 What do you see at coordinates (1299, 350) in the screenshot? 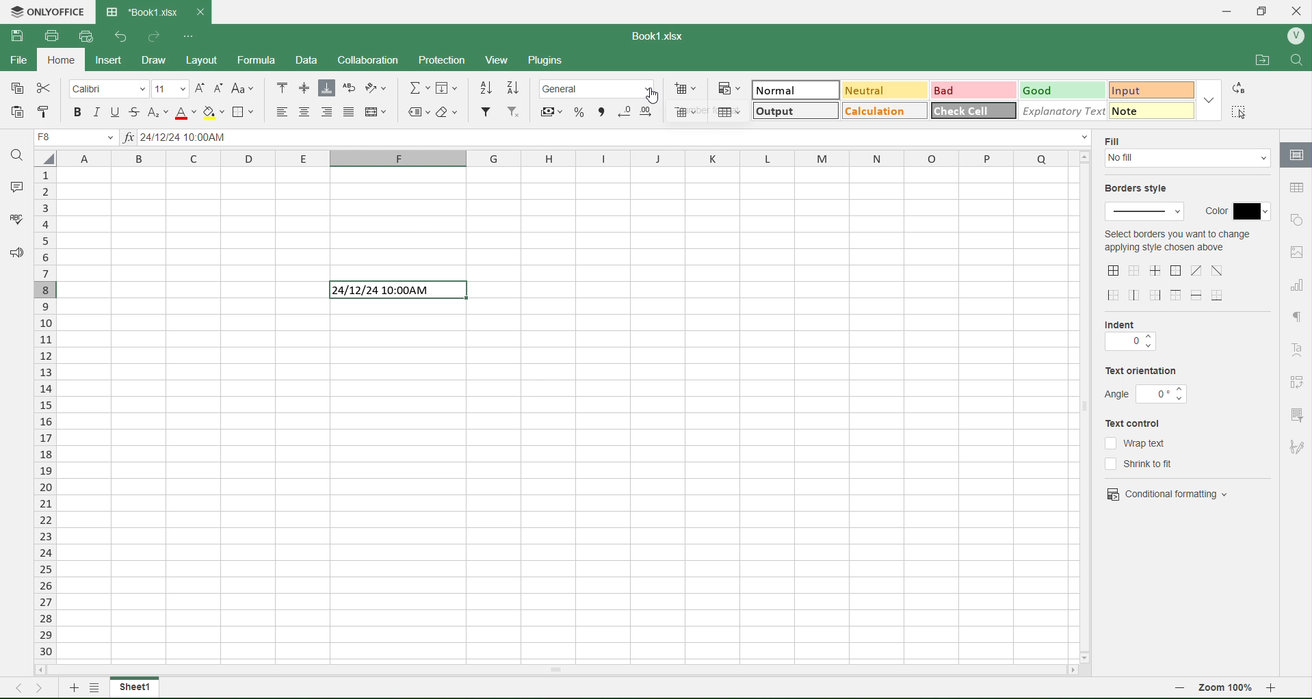
I see `text style` at bounding box center [1299, 350].